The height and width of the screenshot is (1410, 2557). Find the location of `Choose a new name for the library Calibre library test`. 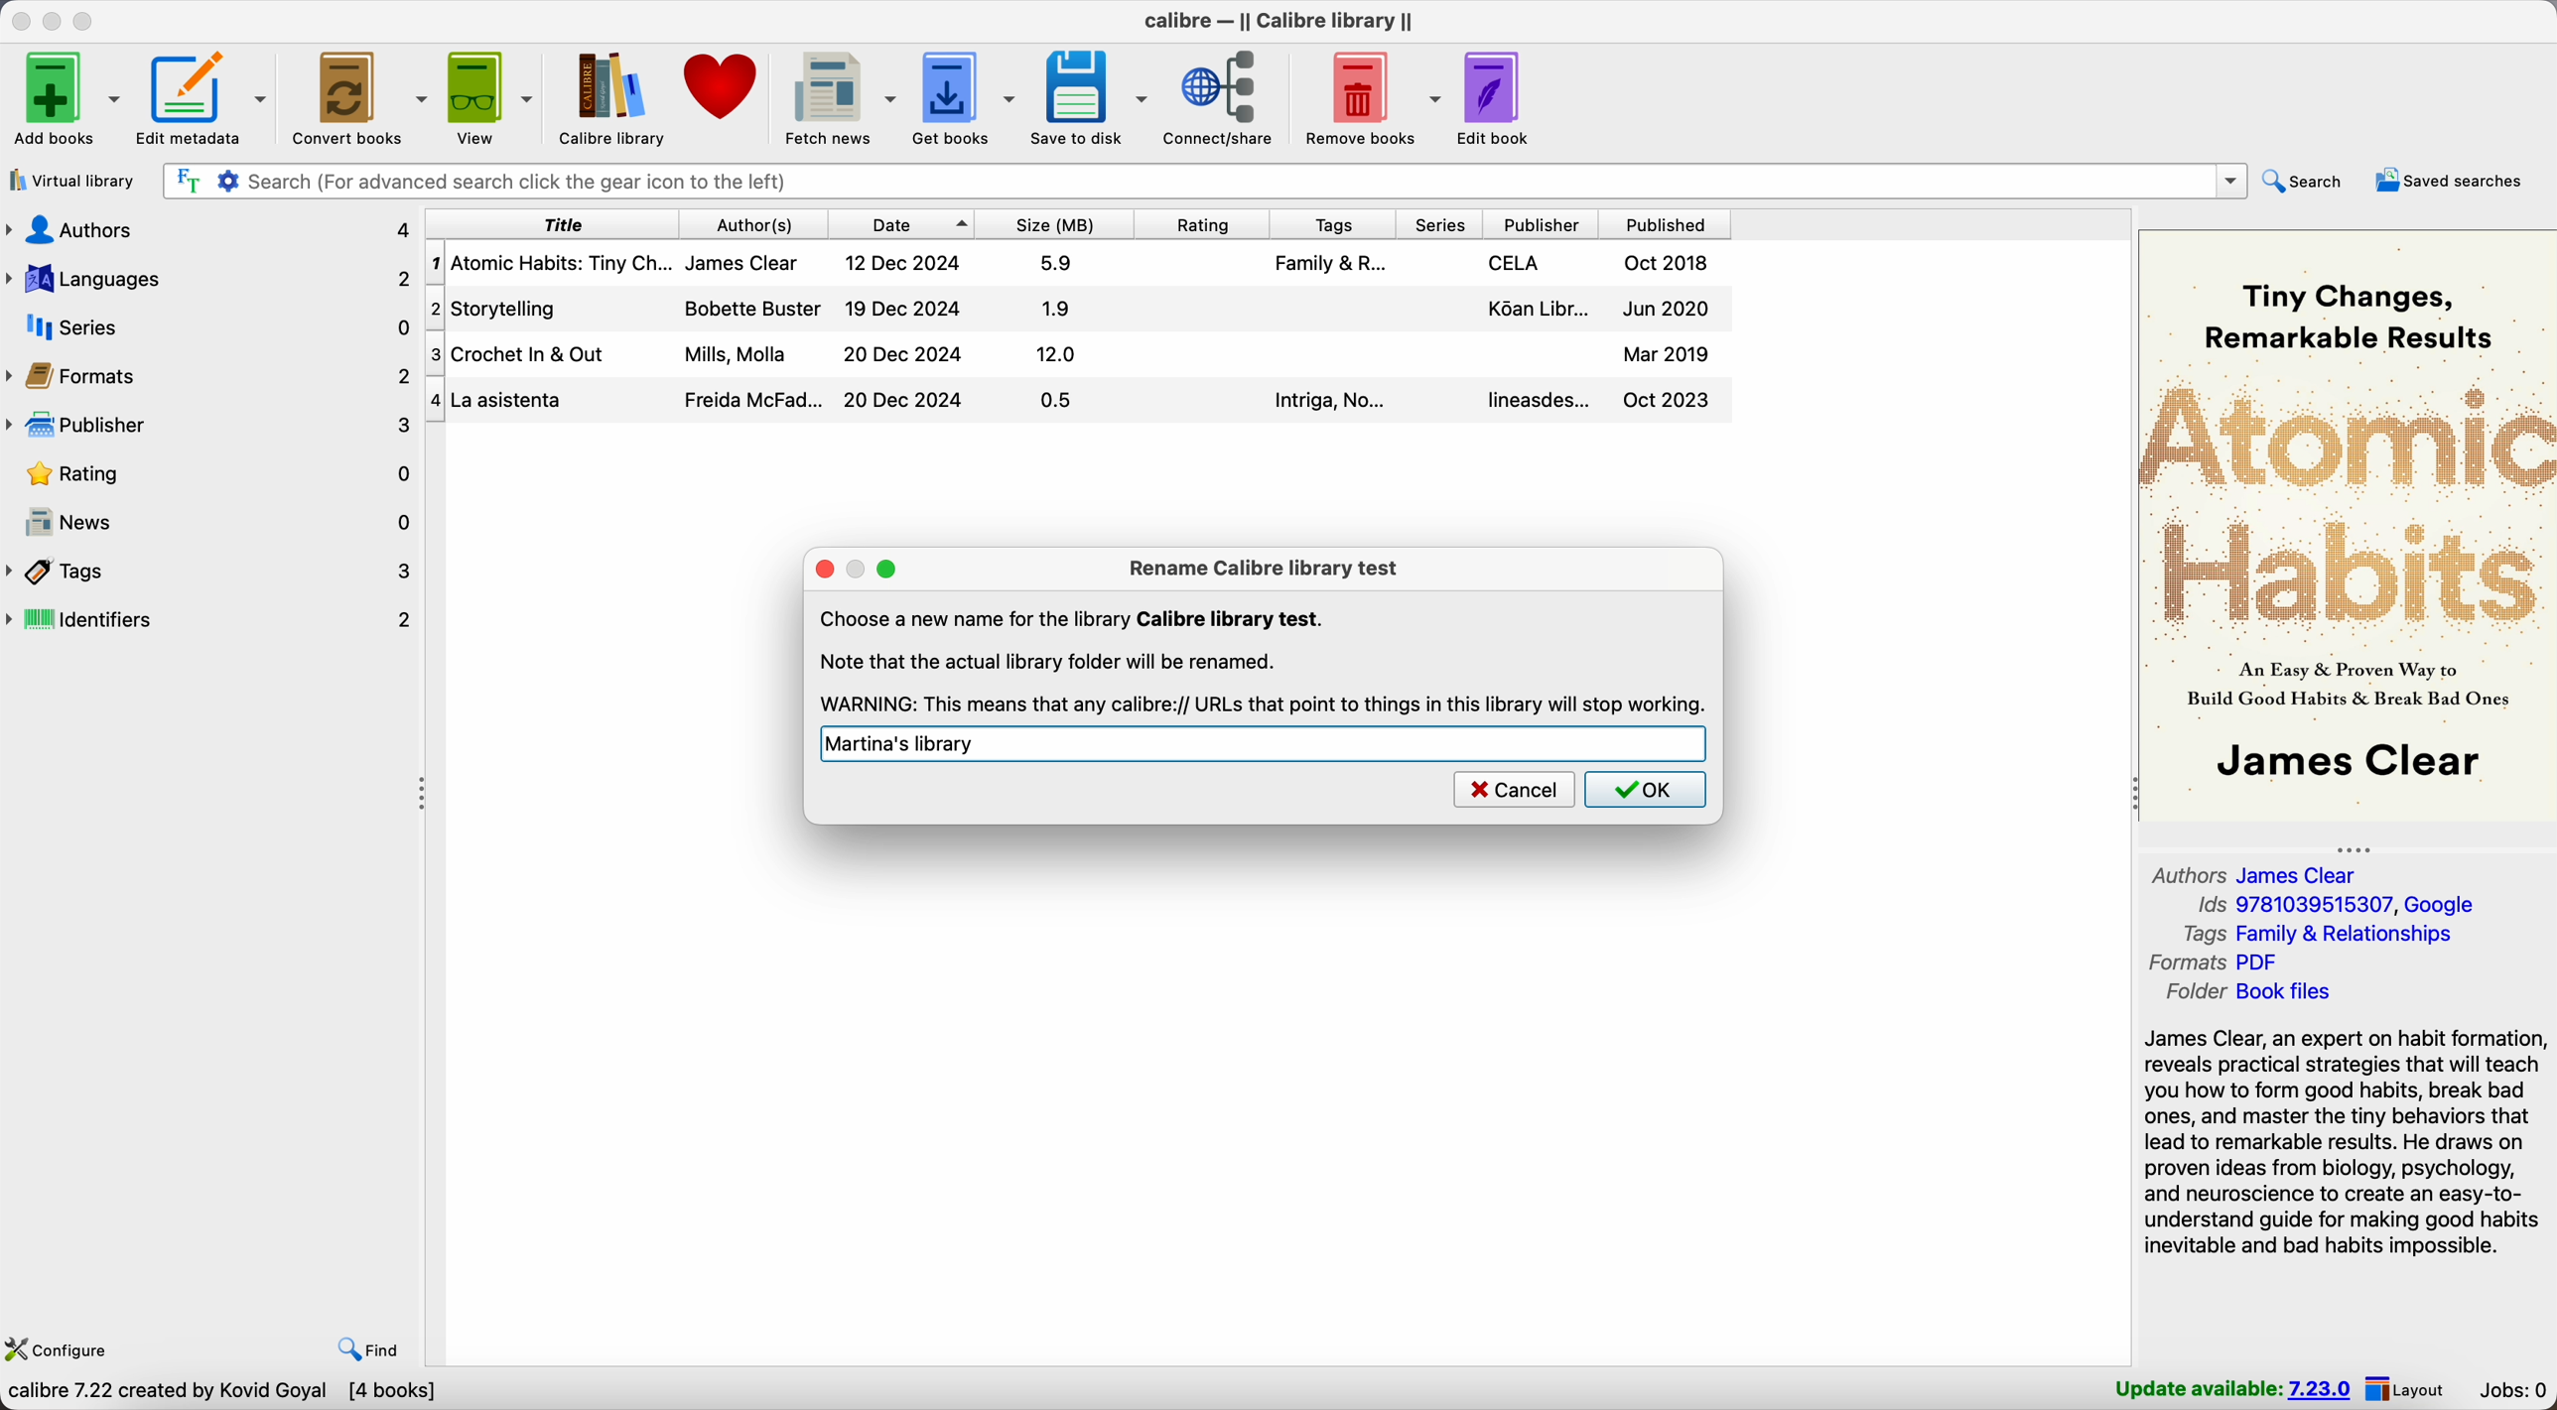

Choose a new name for the library Calibre library test is located at coordinates (1072, 619).